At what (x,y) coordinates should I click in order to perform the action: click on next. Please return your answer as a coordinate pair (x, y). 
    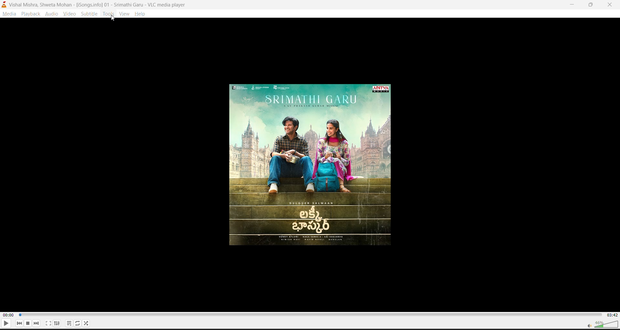
    Looking at the image, I should click on (35, 324).